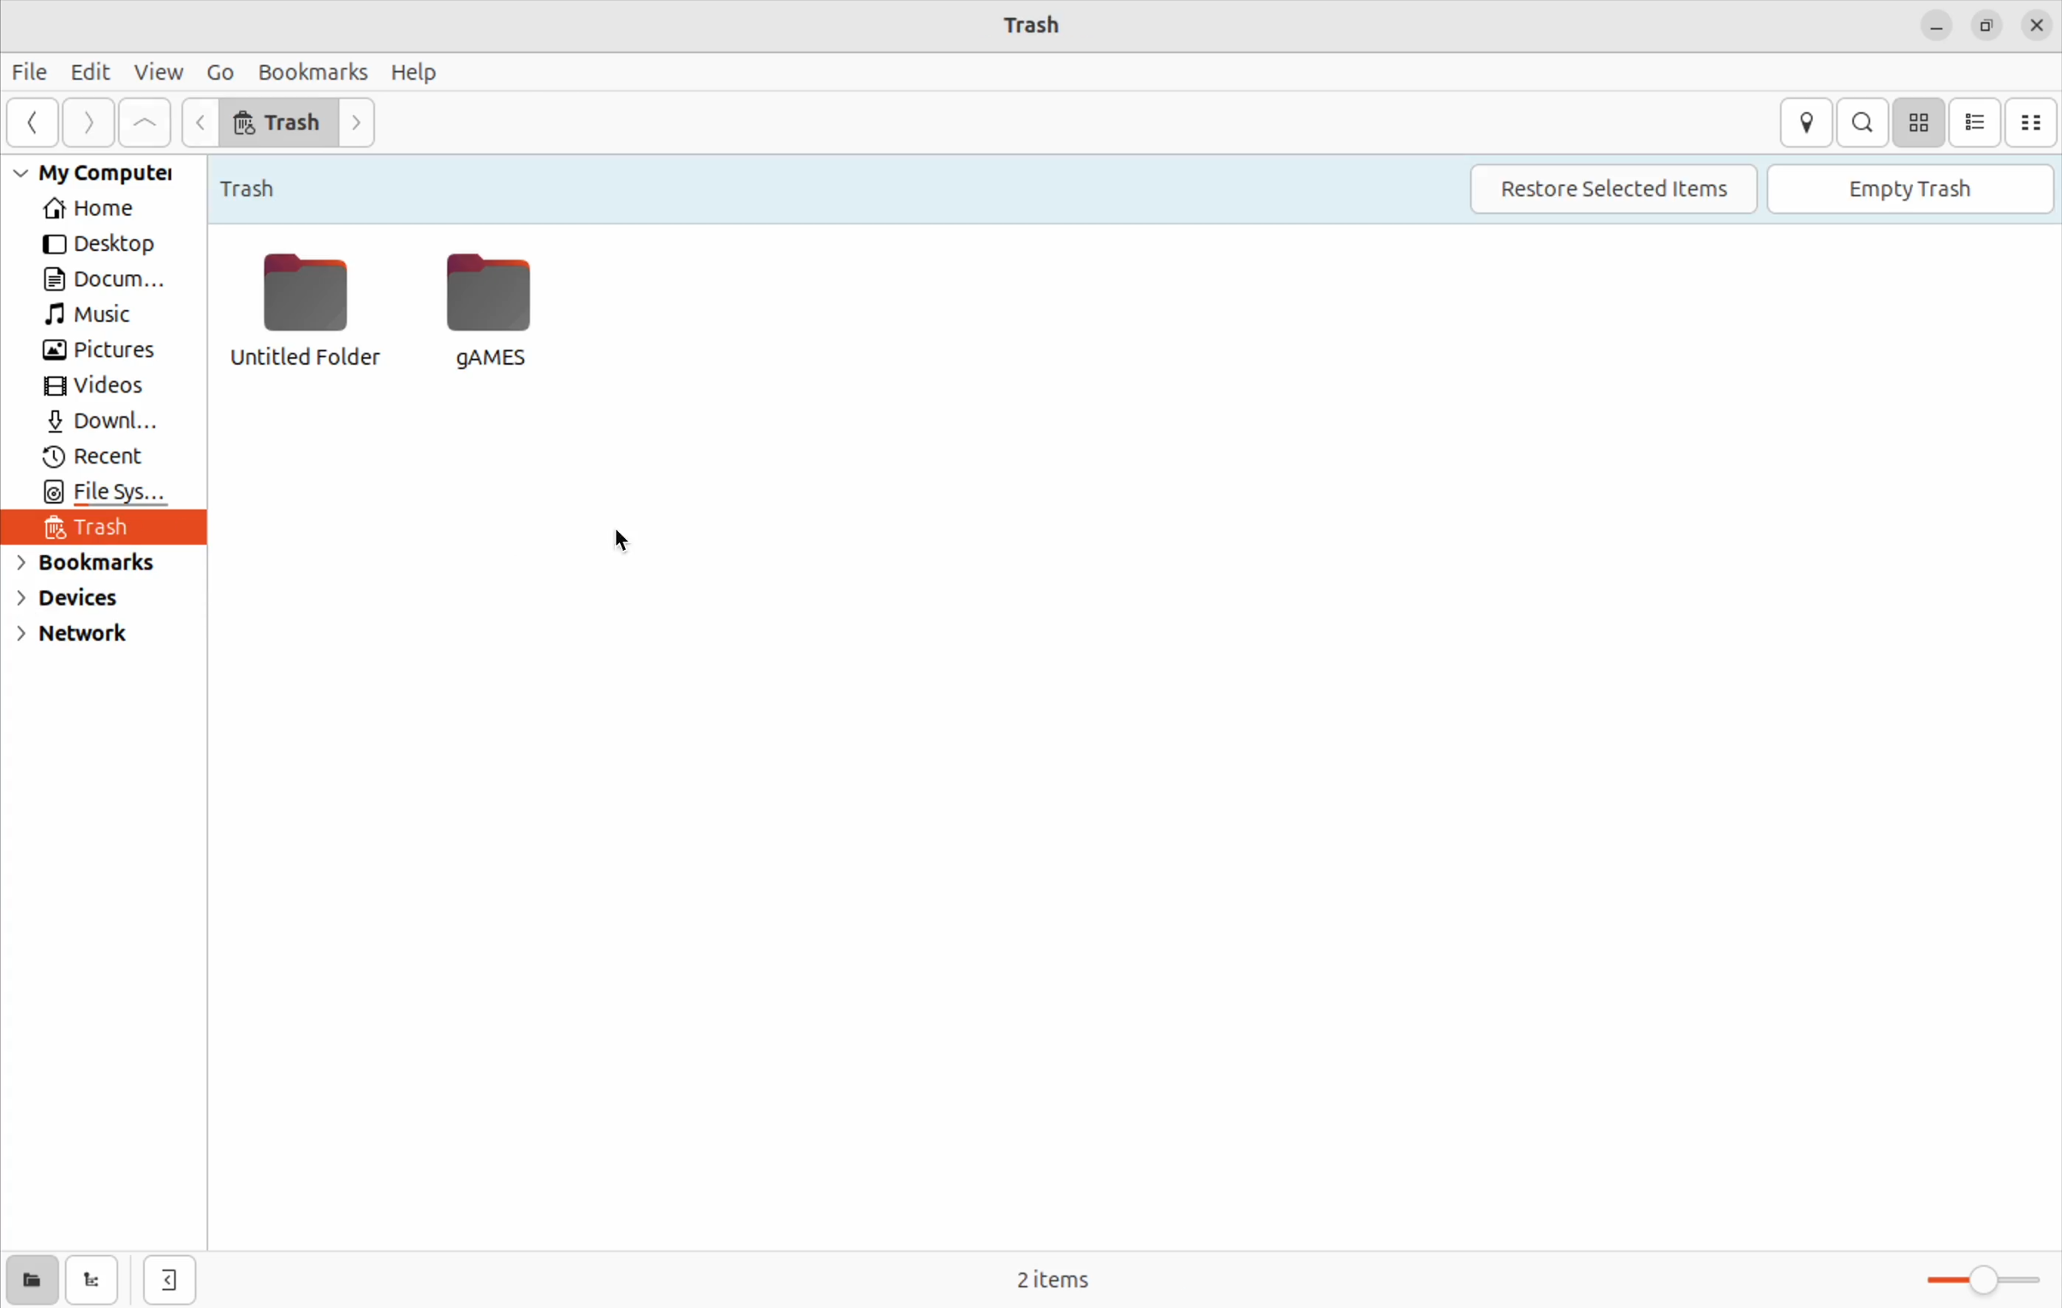  Describe the element at coordinates (101, 281) in the screenshot. I see `Document` at that location.